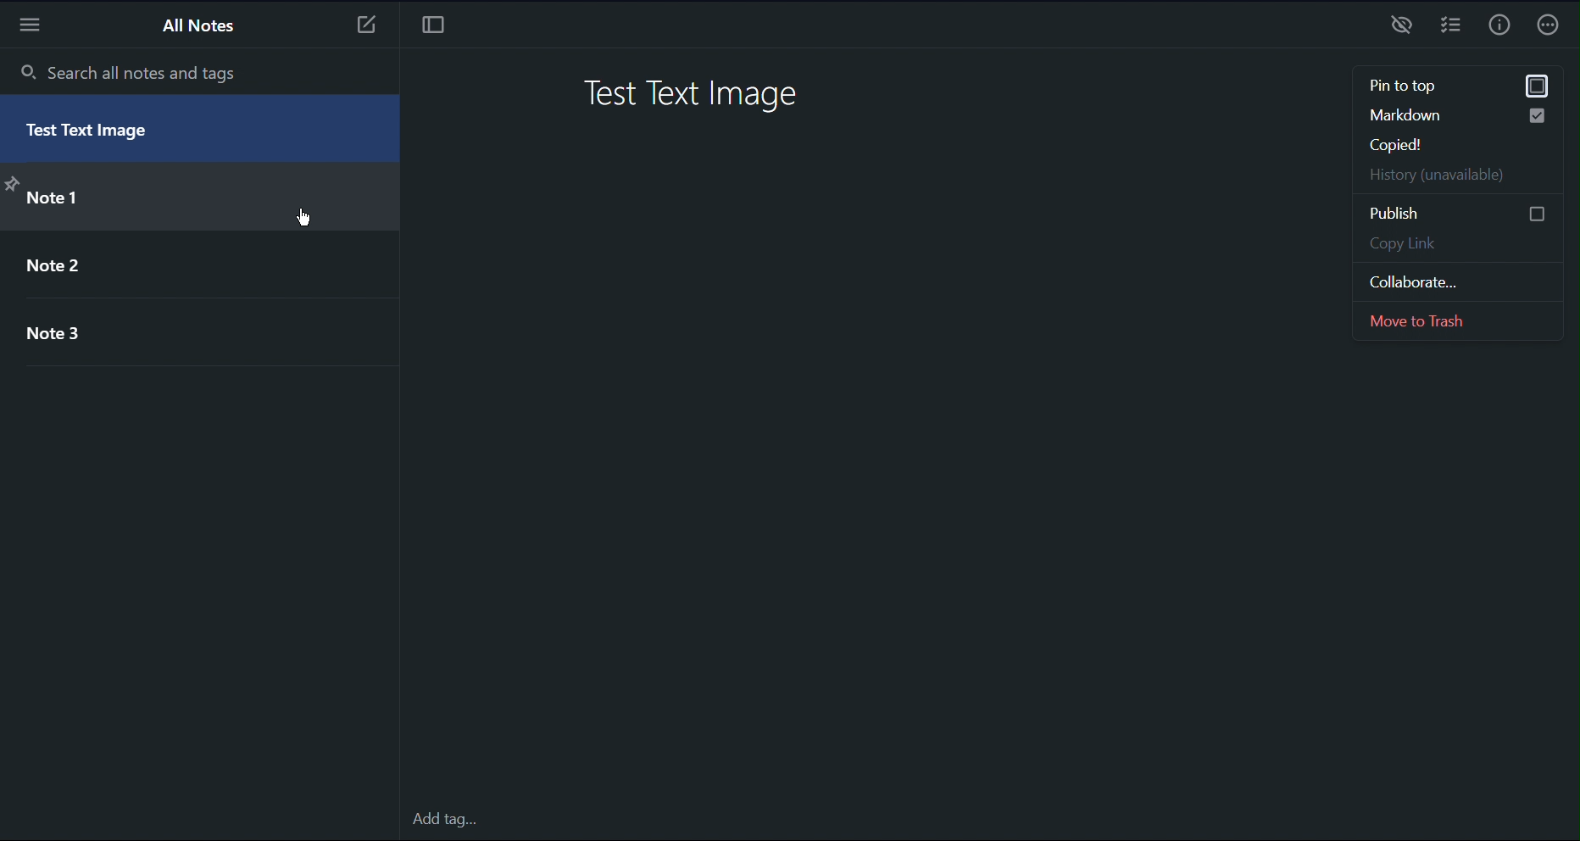  Describe the element at coordinates (433, 30) in the screenshot. I see `Focus Mode` at that location.